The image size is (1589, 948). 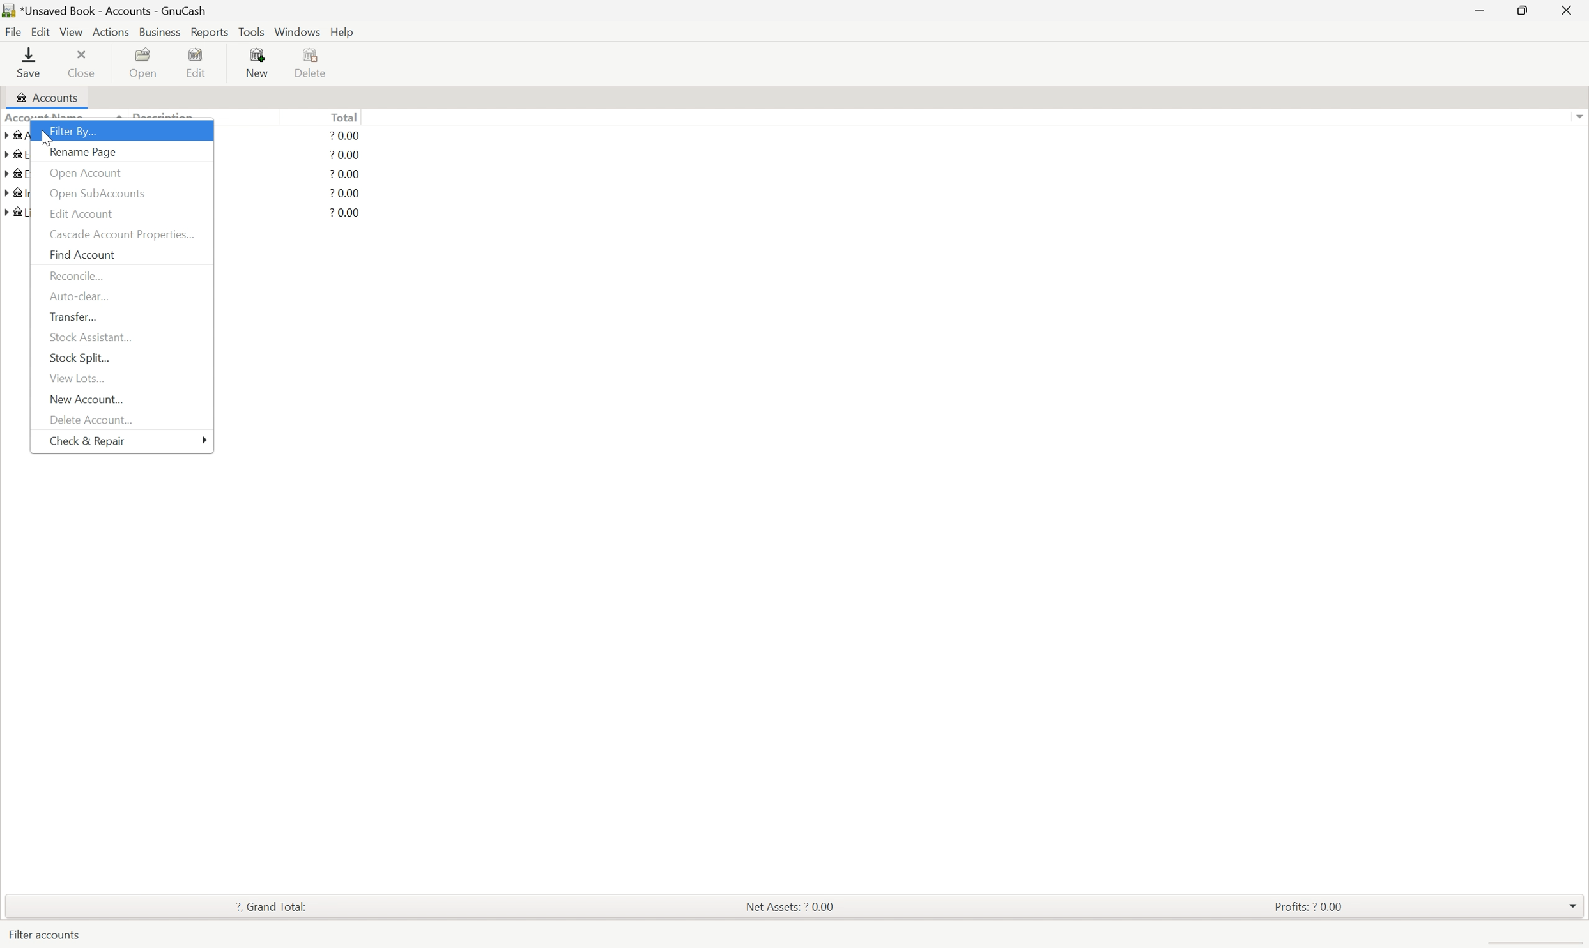 What do you see at coordinates (1479, 11) in the screenshot?
I see `Minimize` at bounding box center [1479, 11].